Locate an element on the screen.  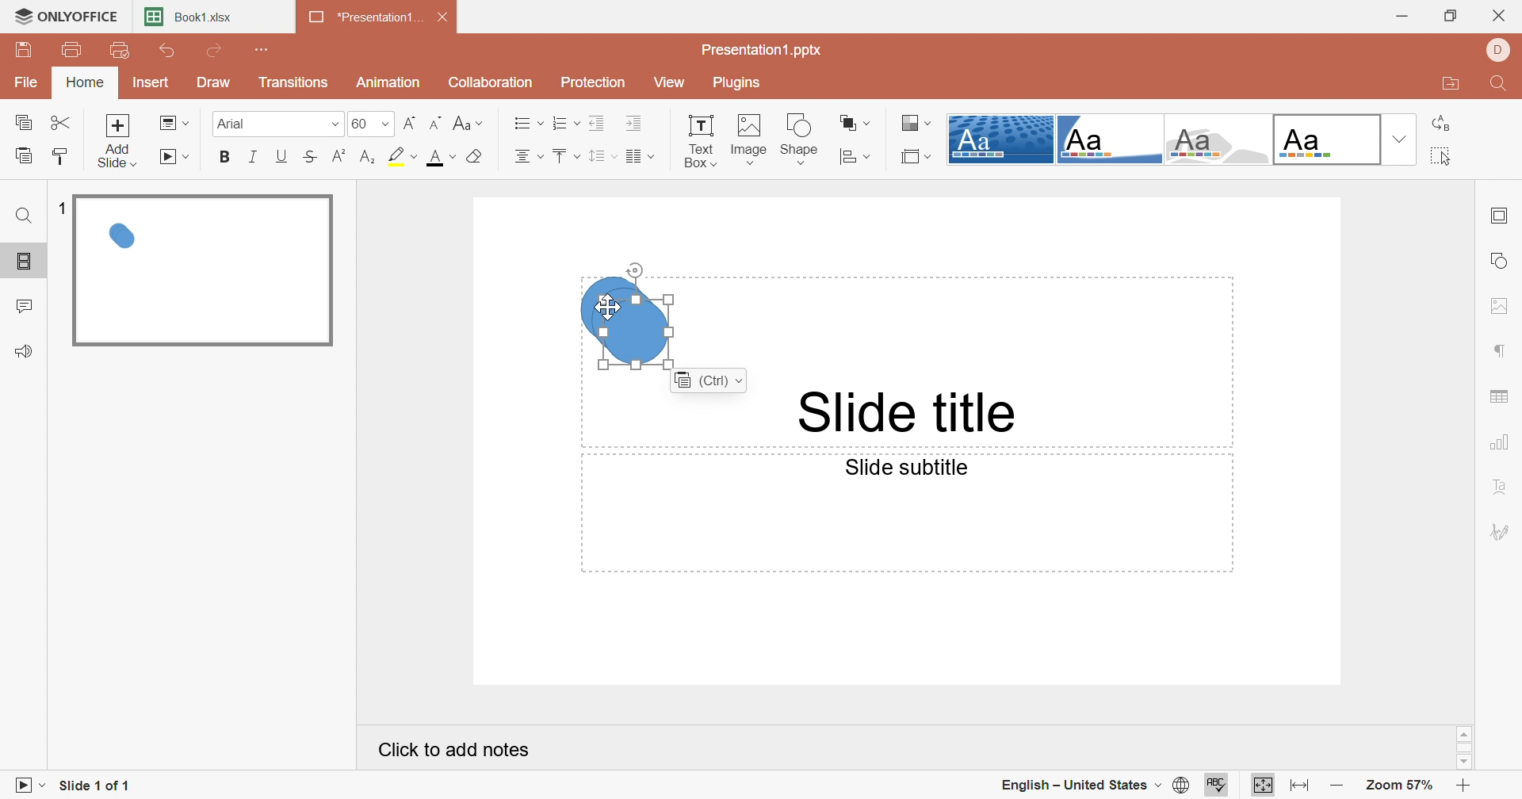
Numbering is located at coordinates (565, 122).